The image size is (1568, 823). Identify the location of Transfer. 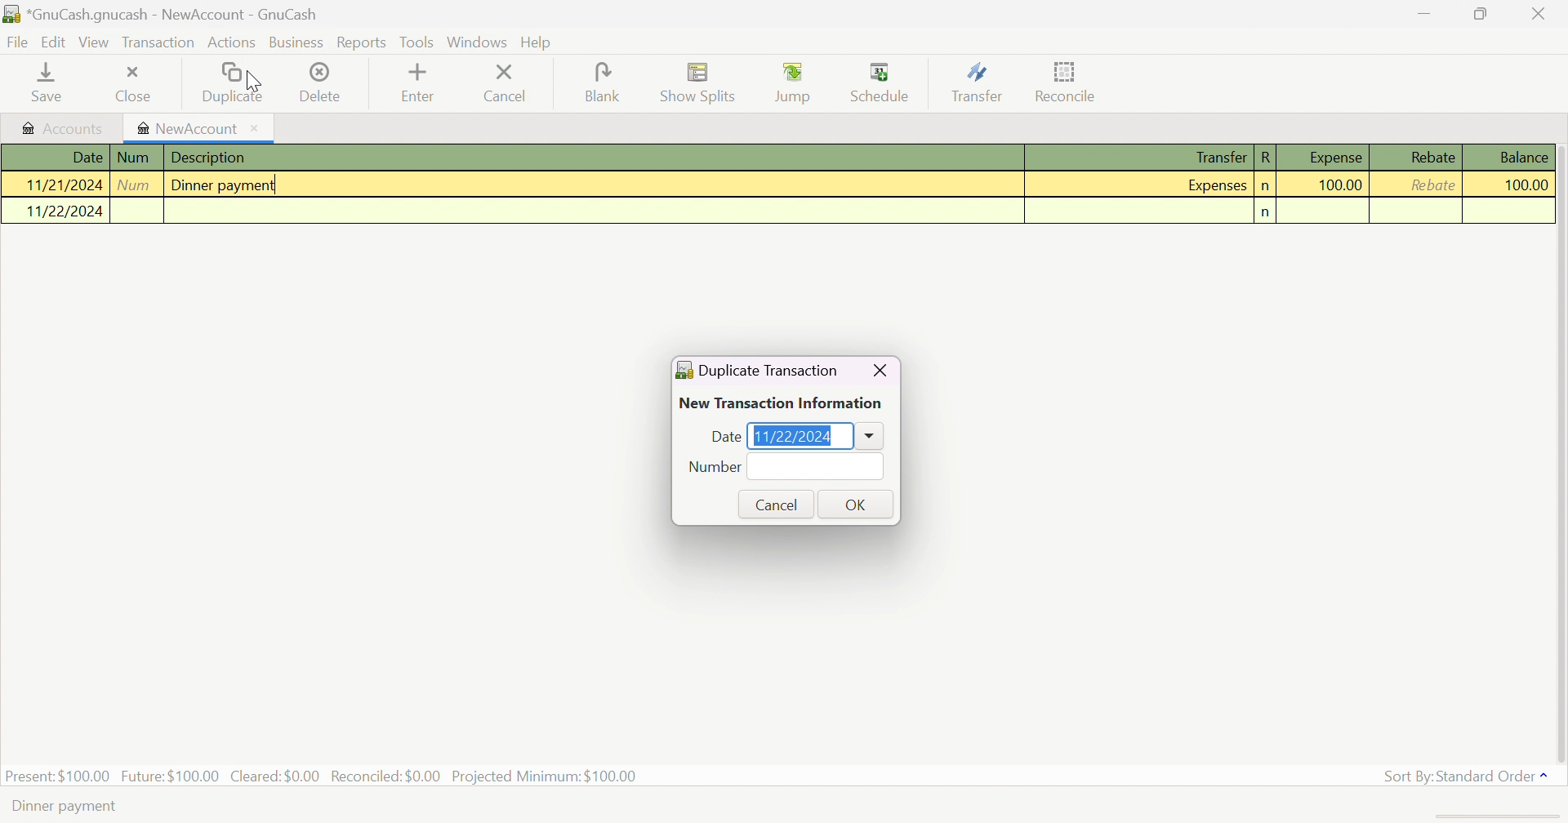
(1209, 157).